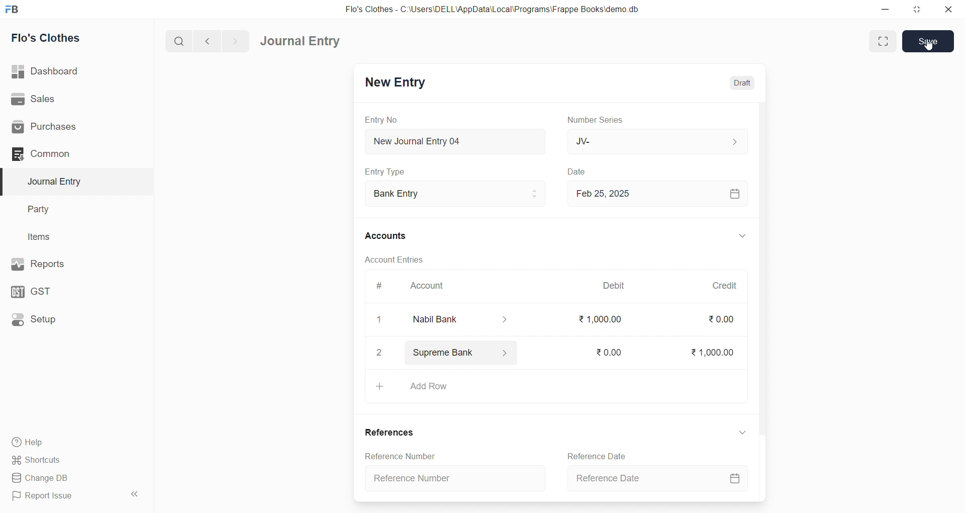 This screenshot has height=513, width=965. Describe the element at coordinates (929, 40) in the screenshot. I see `Save` at that location.